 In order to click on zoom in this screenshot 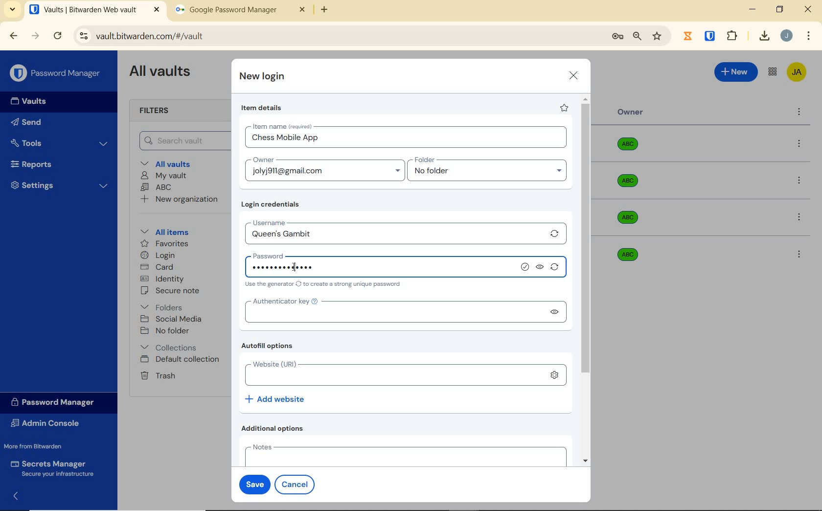, I will do `click(637, 36)`.